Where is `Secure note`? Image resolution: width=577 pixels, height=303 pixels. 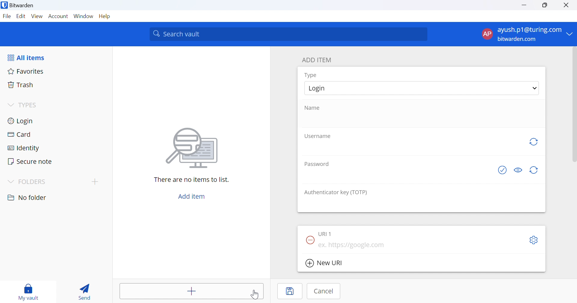
Secure note is located at coordinates (31, 162).